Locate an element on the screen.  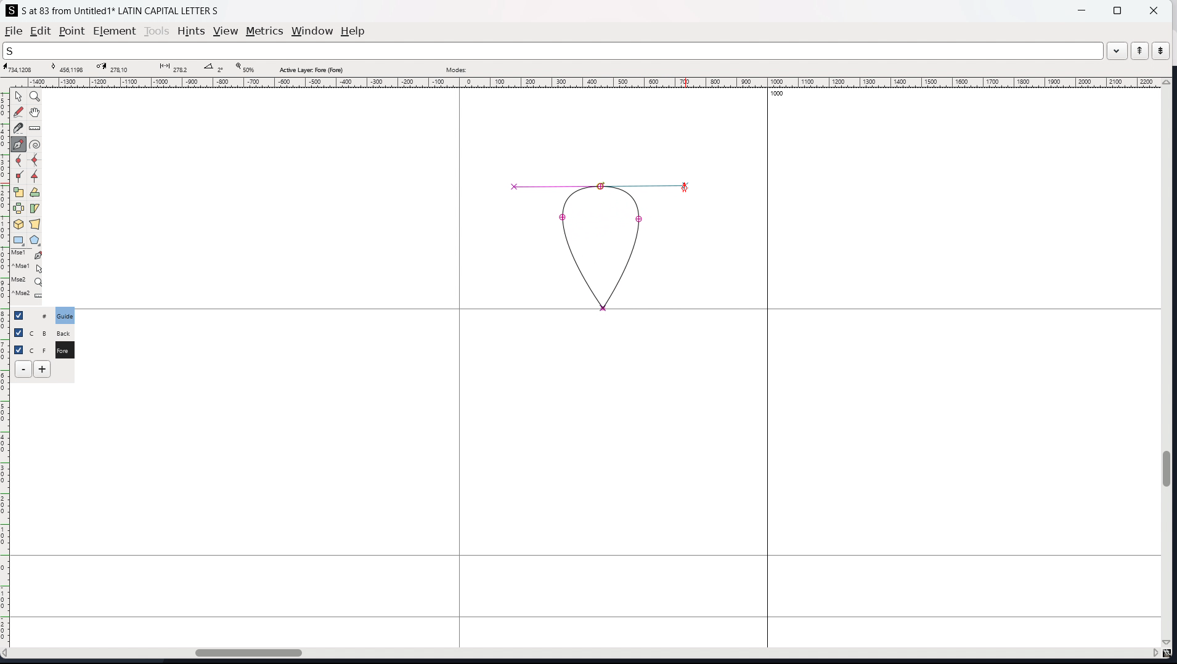
cursor destination coordinate is located at coordinates (116, 68).